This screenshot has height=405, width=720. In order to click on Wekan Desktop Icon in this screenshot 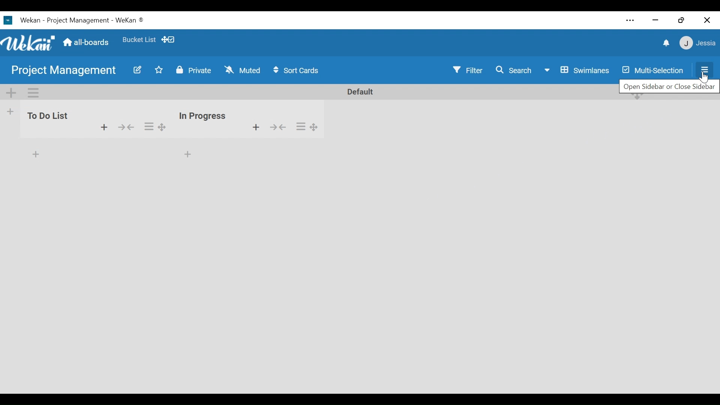, I will do `click(73, 21)`.